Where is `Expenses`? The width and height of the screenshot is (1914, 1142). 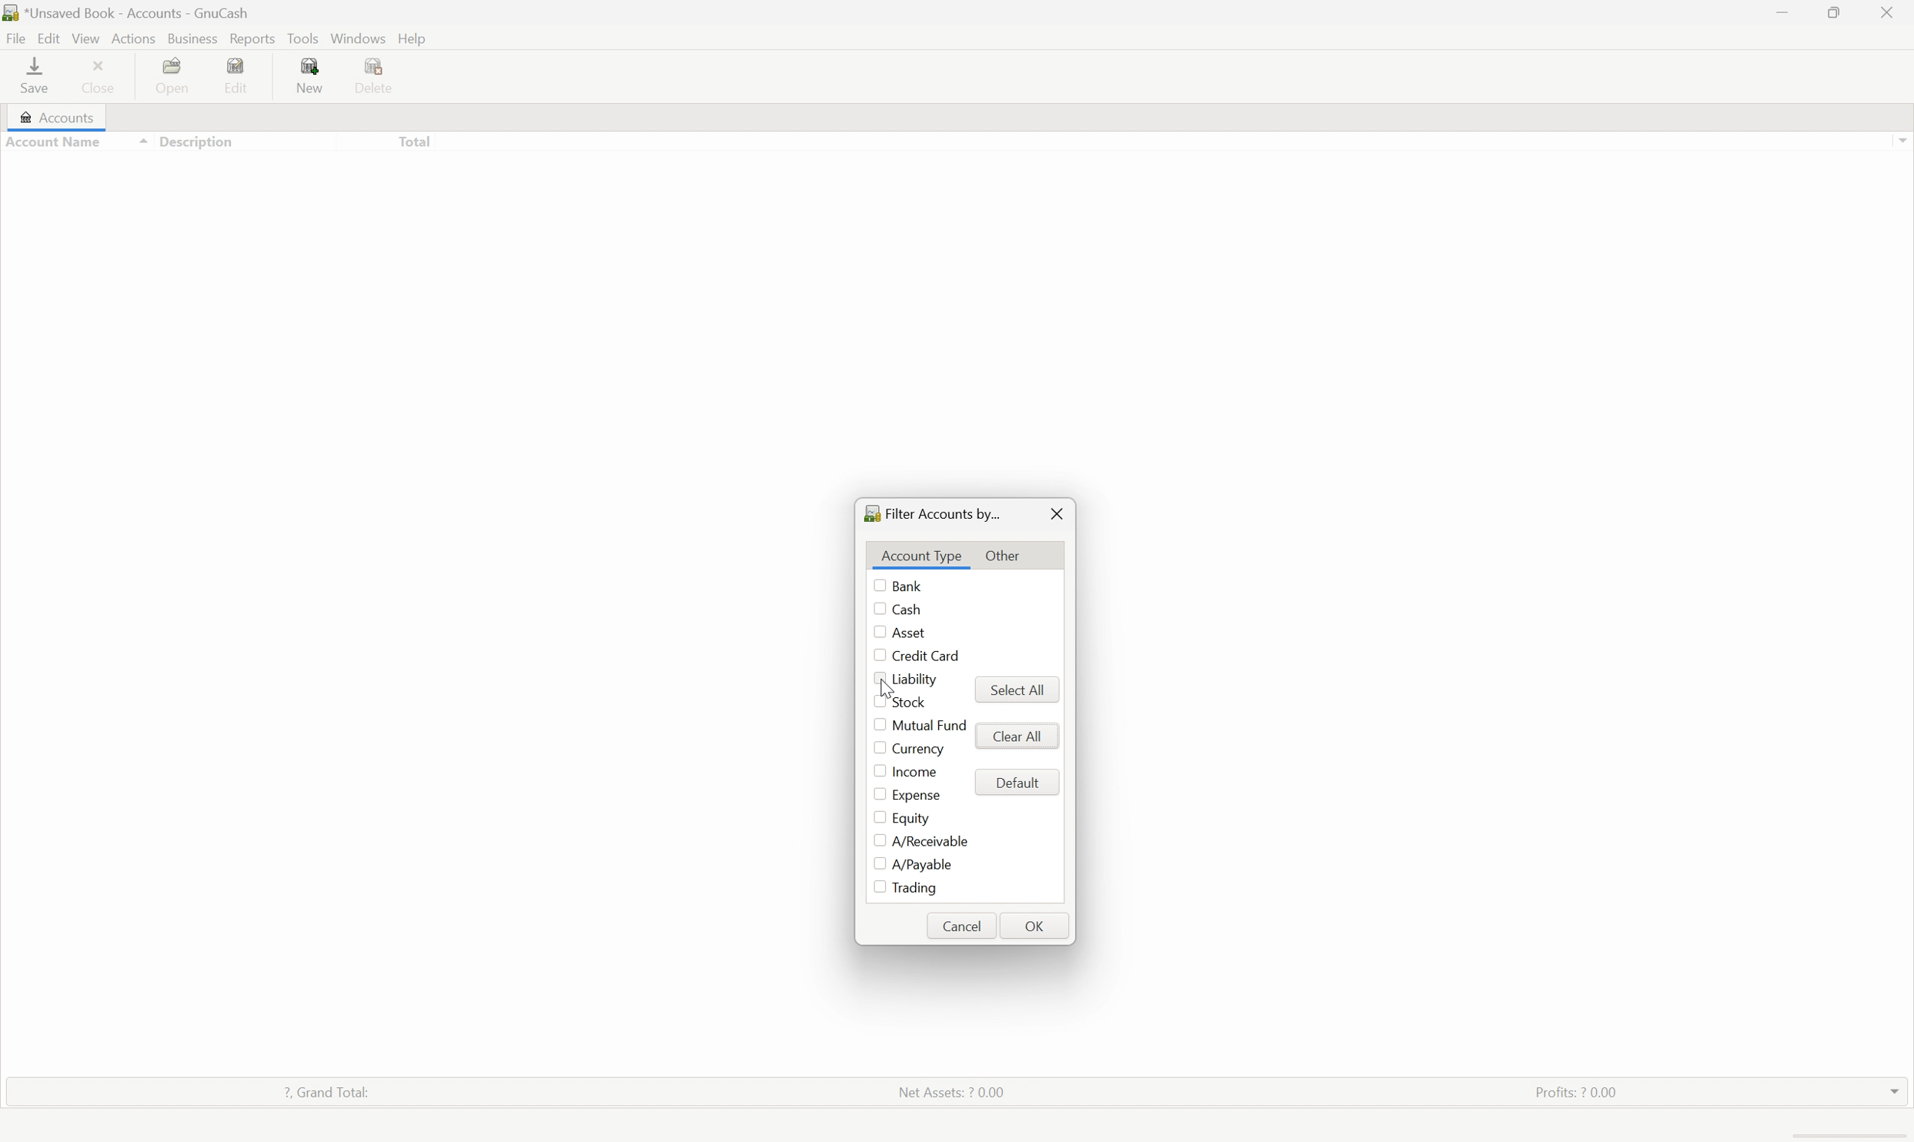
Expenses is located at coordinates (183, 209).